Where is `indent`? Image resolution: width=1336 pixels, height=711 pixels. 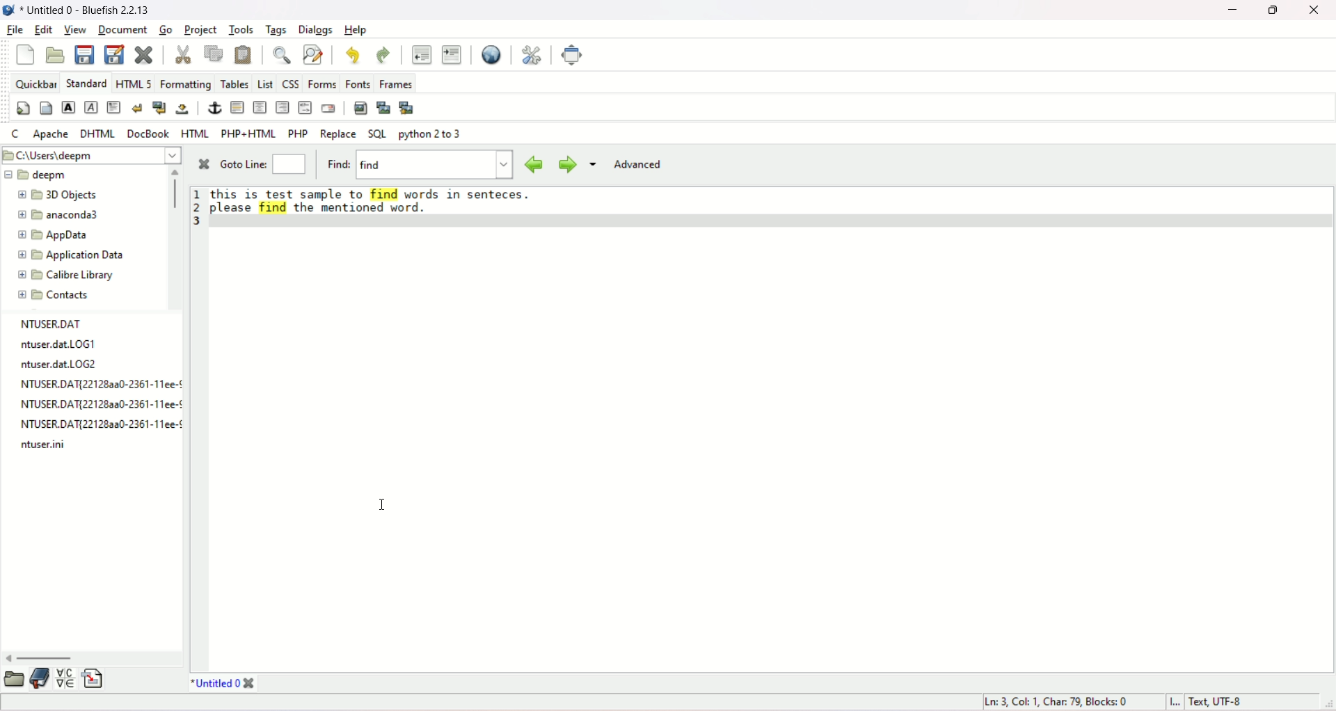
indent is located at coordinates (452, 53).